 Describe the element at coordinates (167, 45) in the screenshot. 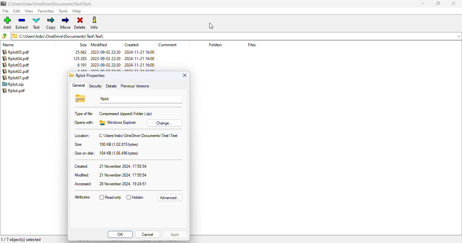

I see `comment` at that location.